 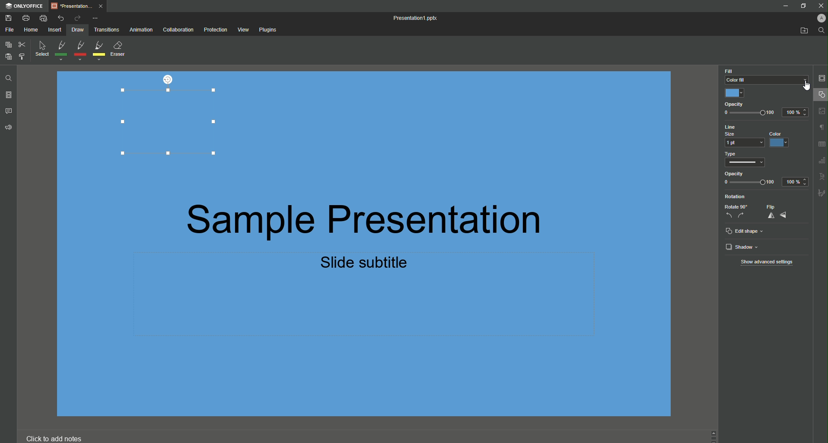 What do you see at coordinates (22, 44) in the screenshot?
I see `Cut` at bounding box center [22, 44].